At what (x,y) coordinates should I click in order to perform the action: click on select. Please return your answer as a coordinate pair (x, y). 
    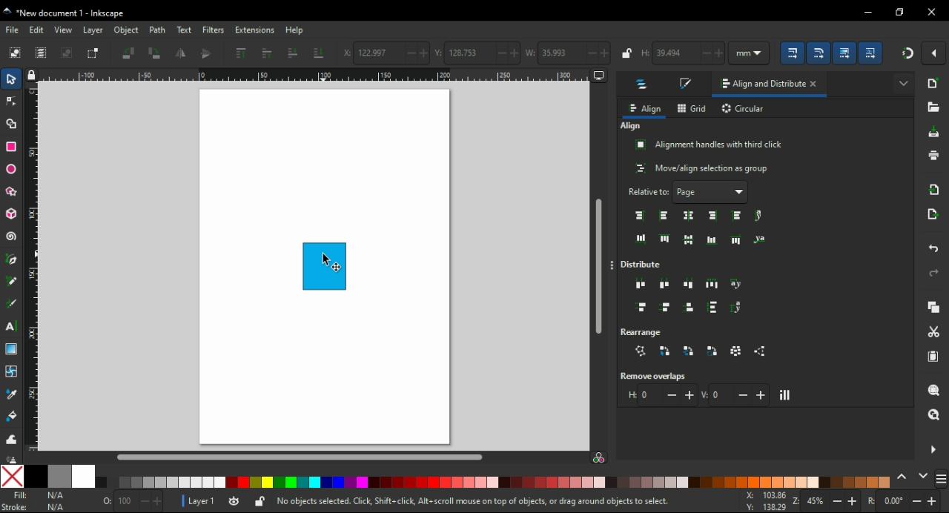
    Looking at the image, I should click on (13, 79).